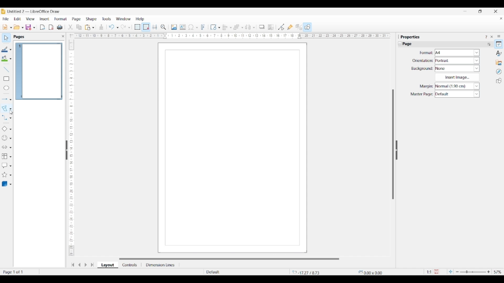 This screenshot has width=504, height=283. I want to click on Insert line, so click(6, 69).